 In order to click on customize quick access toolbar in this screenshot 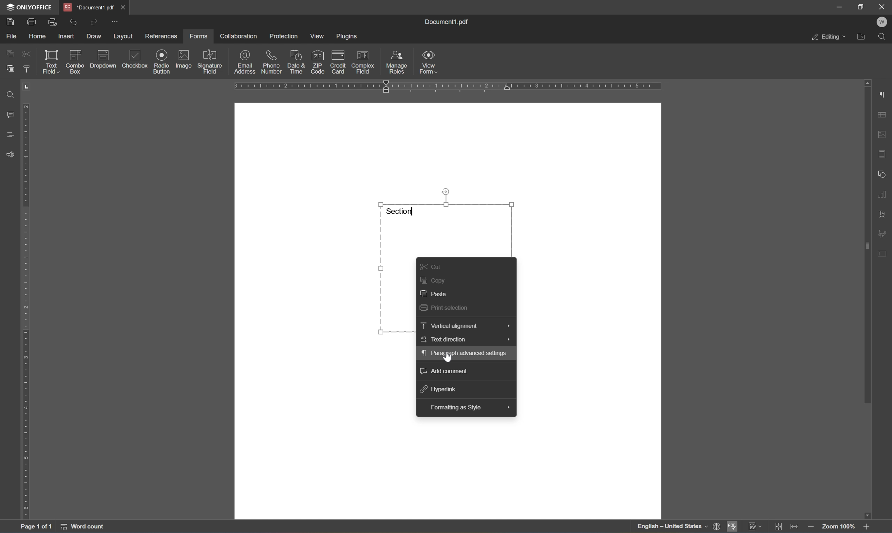, I will do `click(116, 21)`.